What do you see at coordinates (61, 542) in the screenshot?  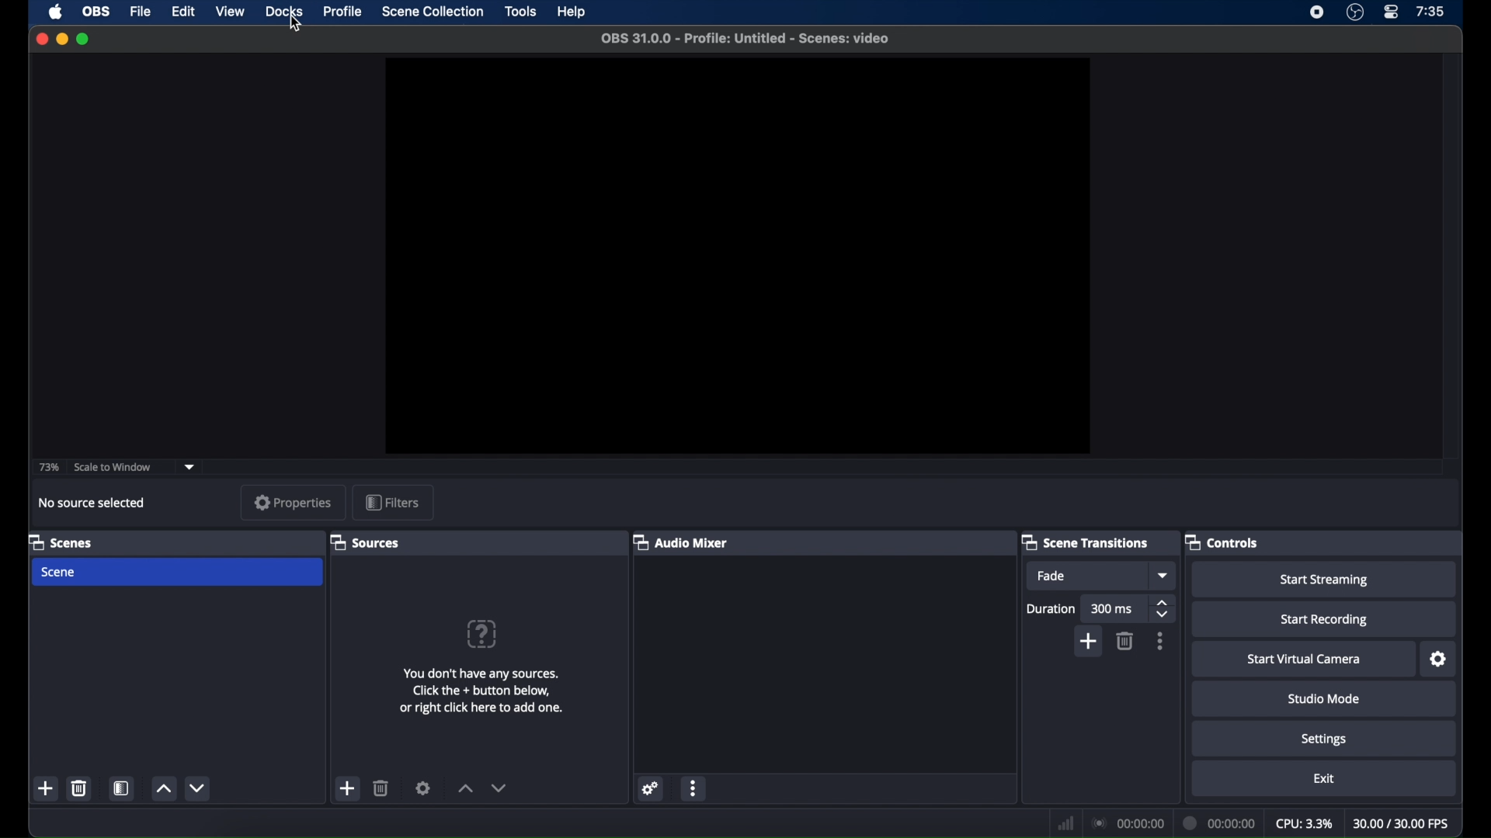 I see `scenes` at bounding box center [61, 542].